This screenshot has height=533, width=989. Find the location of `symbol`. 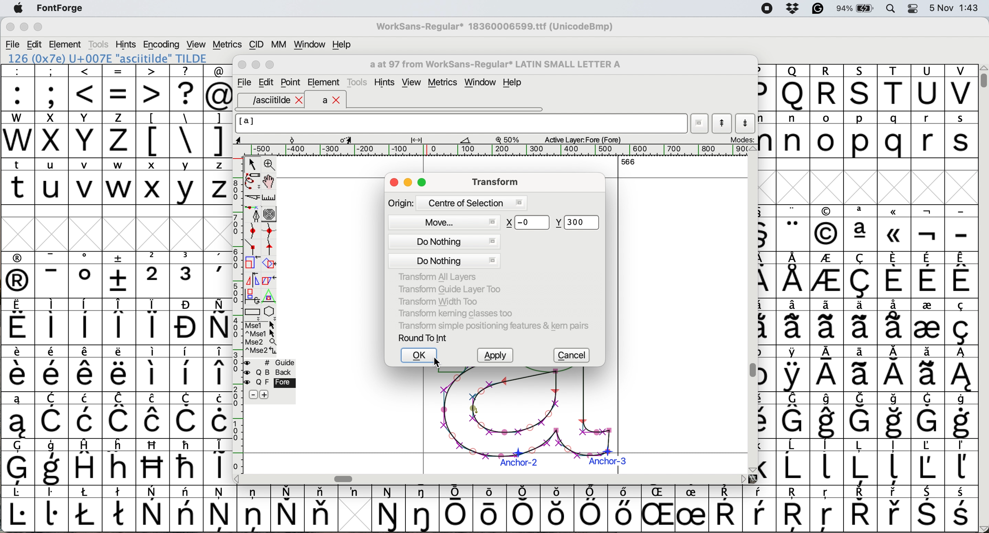

symbol is located at coordinates (960, 322).